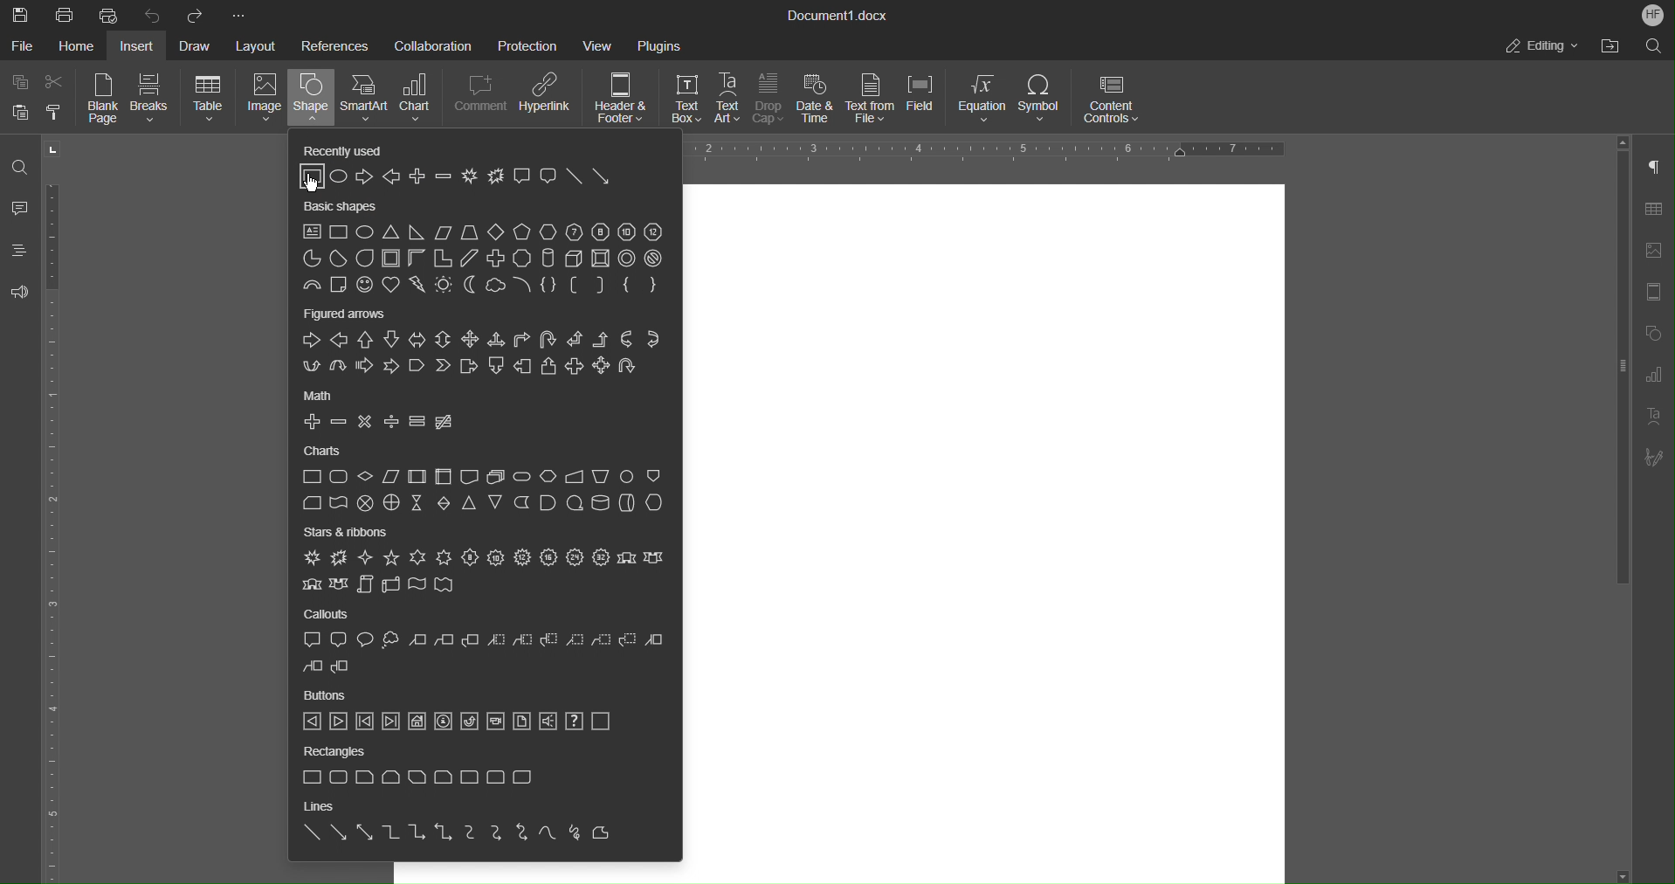  What do you see at coordinates (325, 395) in the screenshot?
I see `Math` at bounding box center [325, 395].